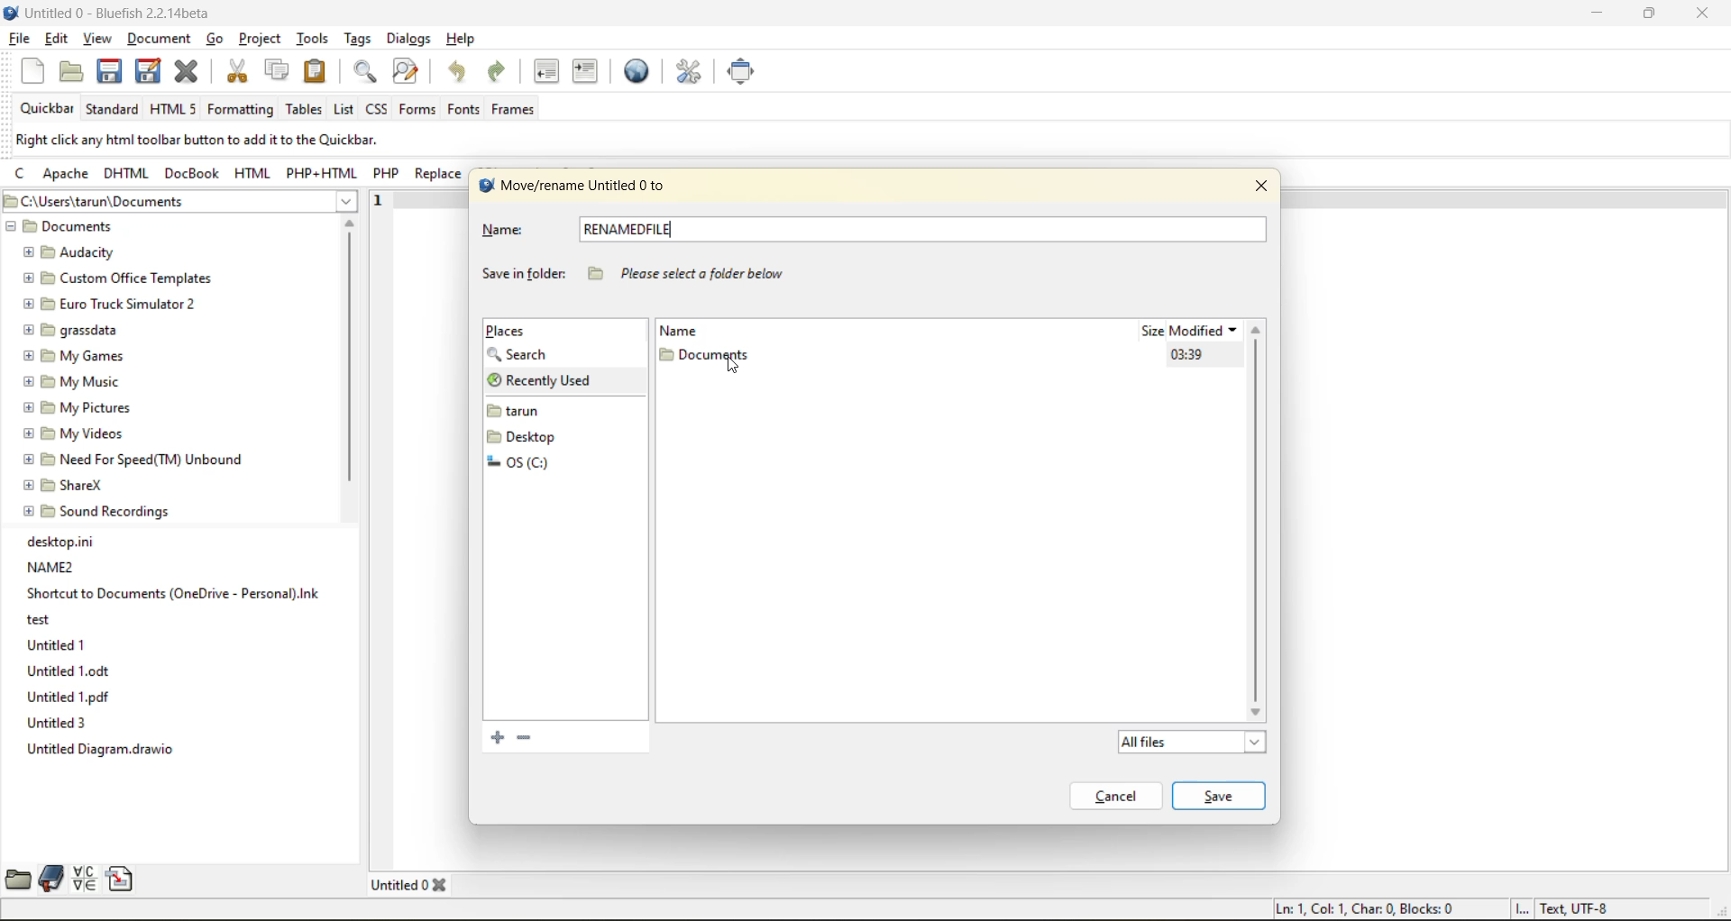  I want to click on indent, so click(585, 71).